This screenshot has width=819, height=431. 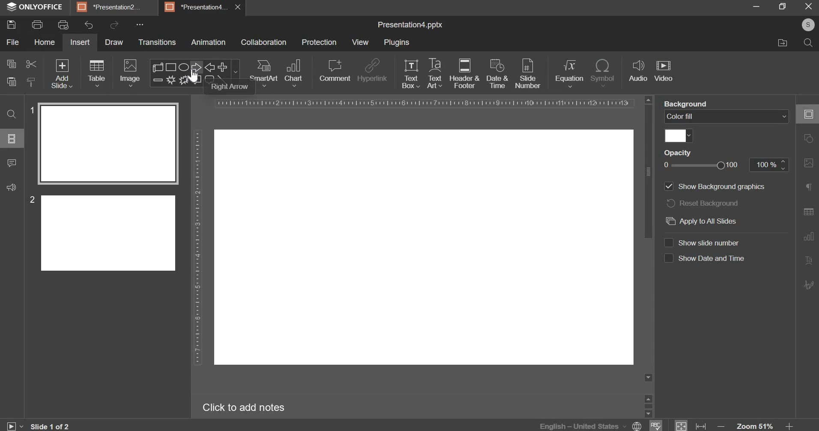 I want to click on draw, so click(x=114, y=42).